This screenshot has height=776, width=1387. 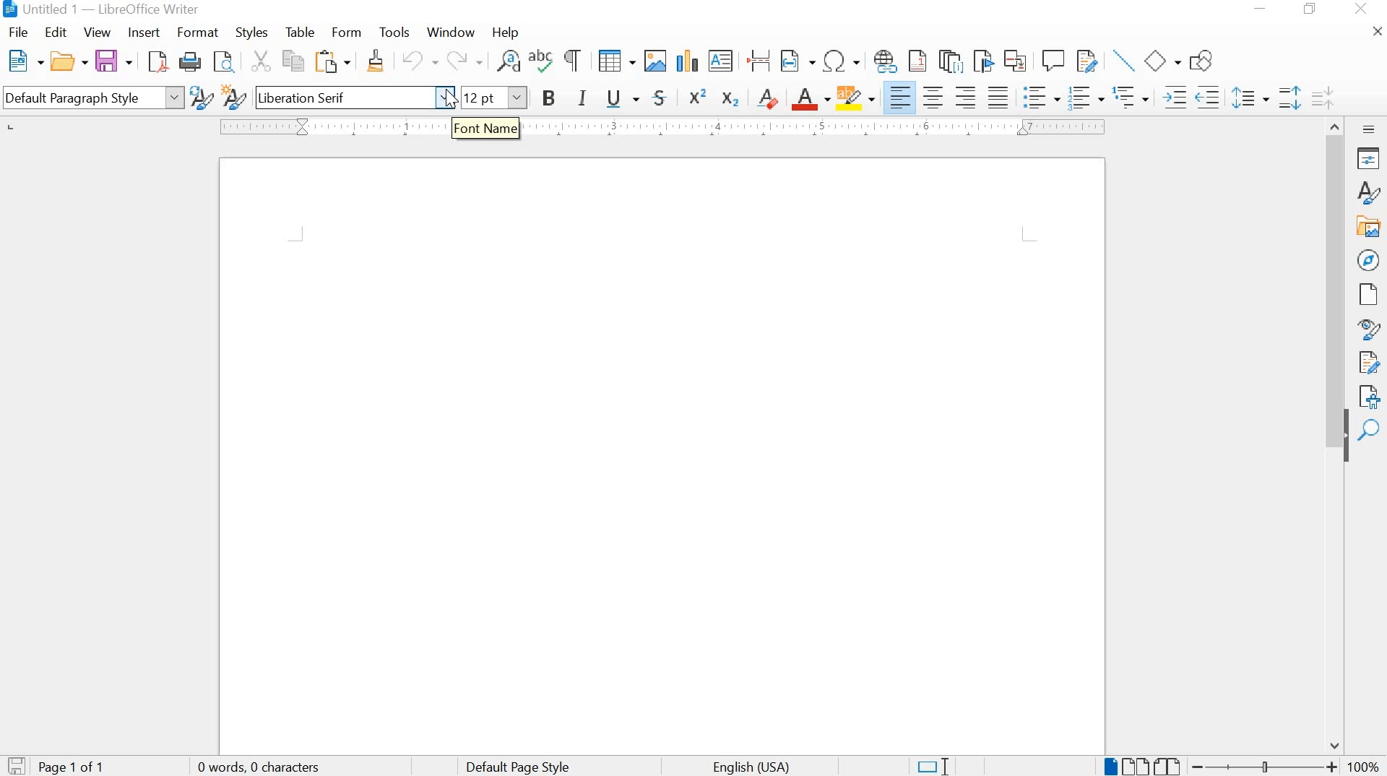 What do you see at coordinates (767, 99) in the screenshot?
I see `CLEAR DIRECT FORMATTING` at bounding box center [767, 99].